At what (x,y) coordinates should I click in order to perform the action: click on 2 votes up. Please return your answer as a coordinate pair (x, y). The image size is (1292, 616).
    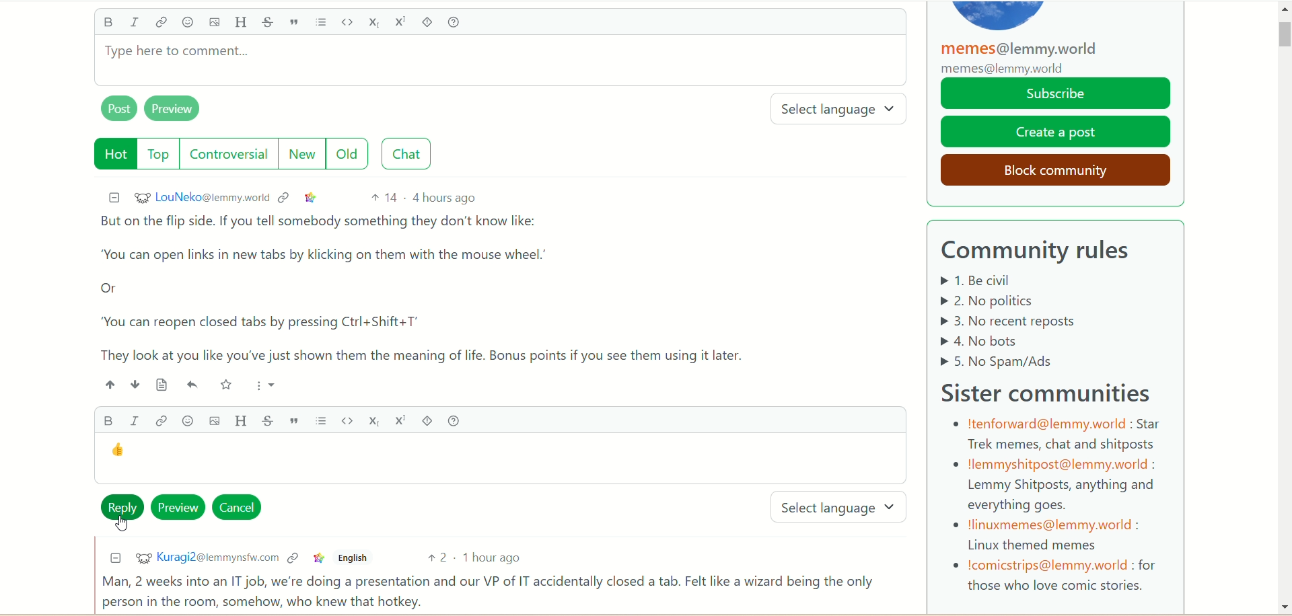
    Looking at the image, I should click on (443, 558).